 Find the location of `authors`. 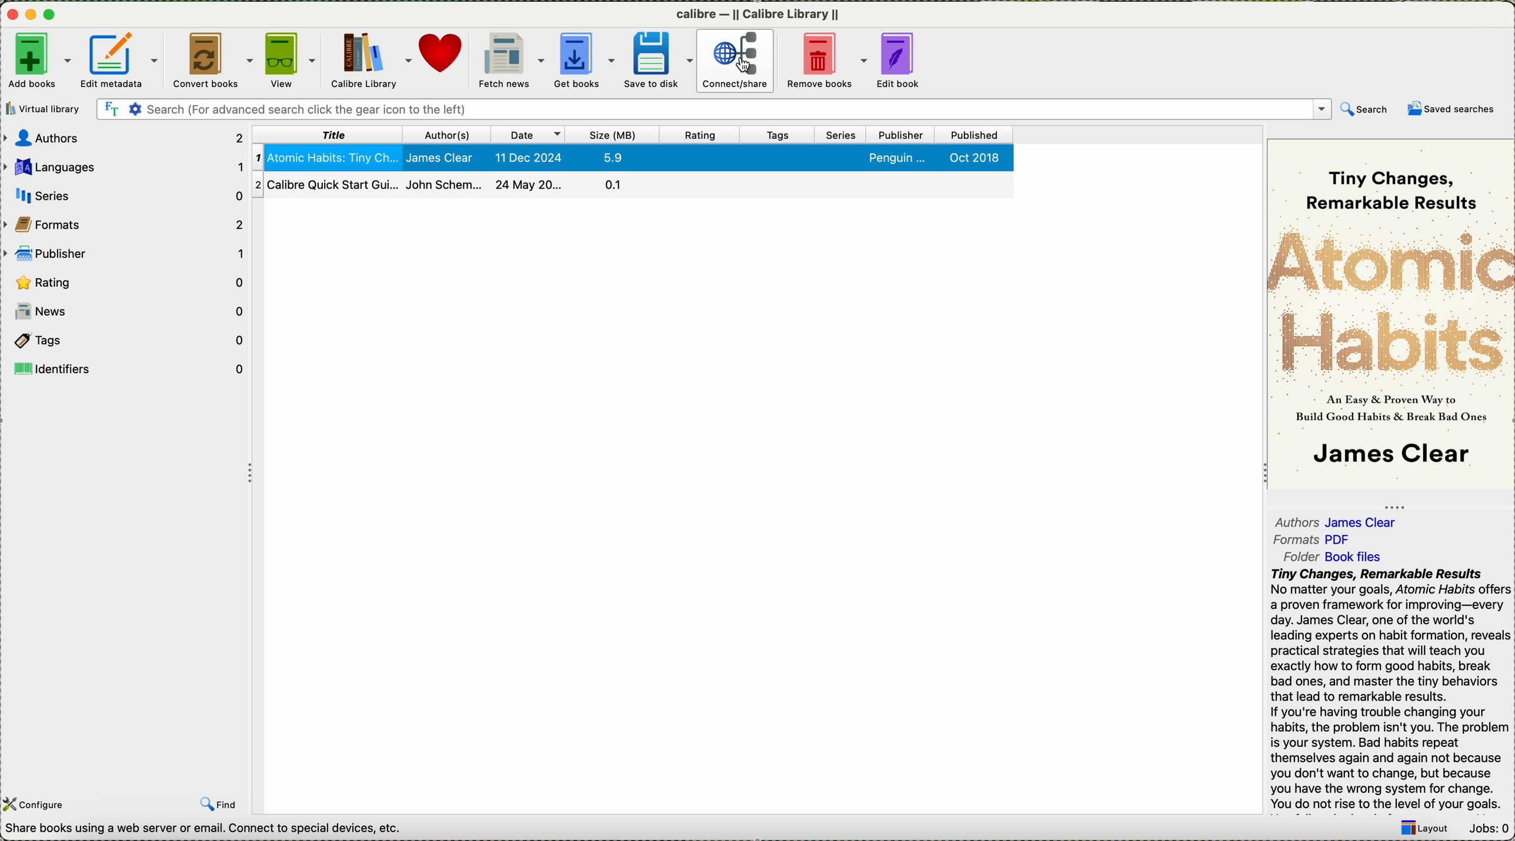

authors is located at coordinates (1340, 520).